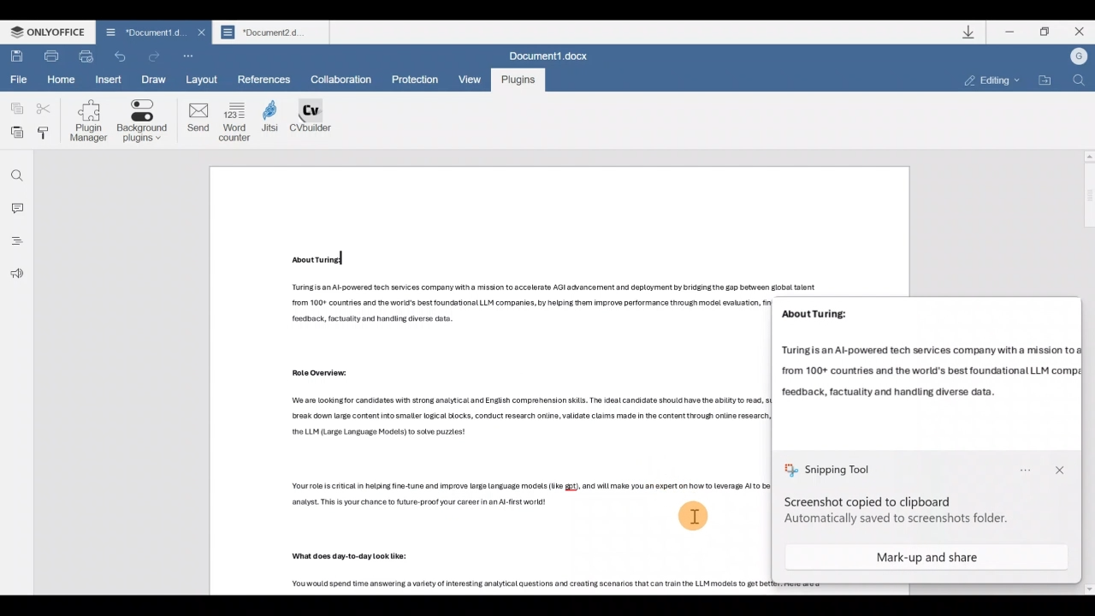 This screenshot has height=616, width=1095. I want to click on , so click(323, 260).